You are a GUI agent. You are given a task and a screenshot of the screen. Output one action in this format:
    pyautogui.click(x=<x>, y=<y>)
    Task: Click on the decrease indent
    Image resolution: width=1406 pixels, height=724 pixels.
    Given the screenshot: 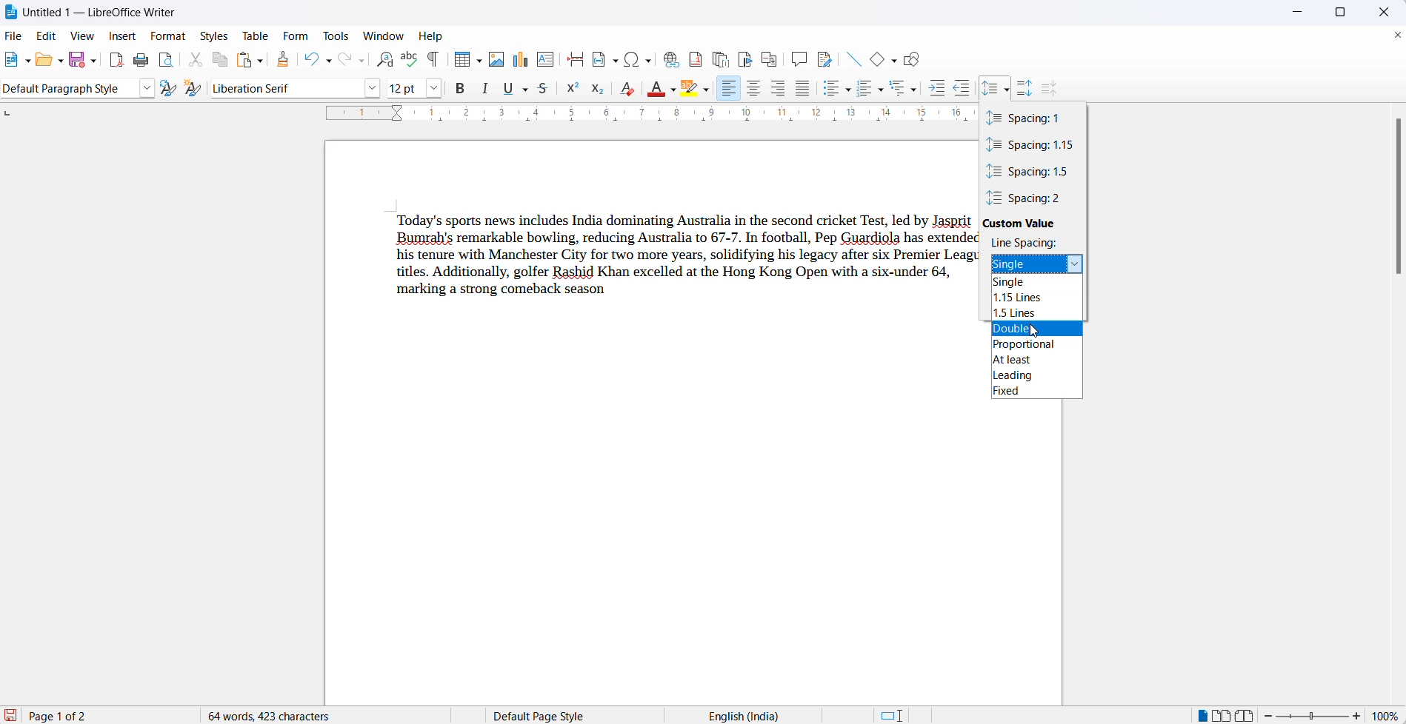 What is the action you would take?
    pyautogui.click(x=965, y=89)
    